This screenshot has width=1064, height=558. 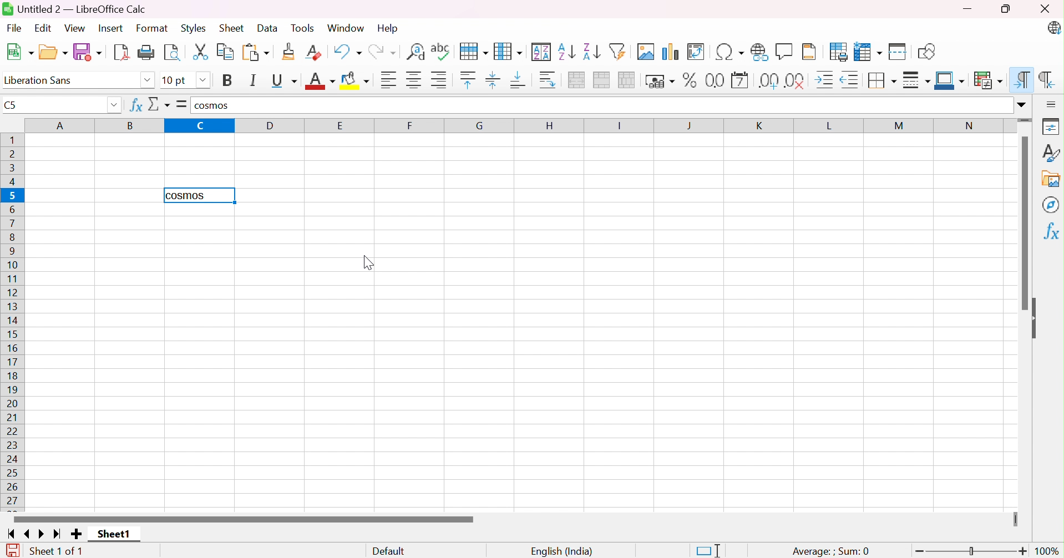 I want to click on Sheet, so click(x=234, y=27).